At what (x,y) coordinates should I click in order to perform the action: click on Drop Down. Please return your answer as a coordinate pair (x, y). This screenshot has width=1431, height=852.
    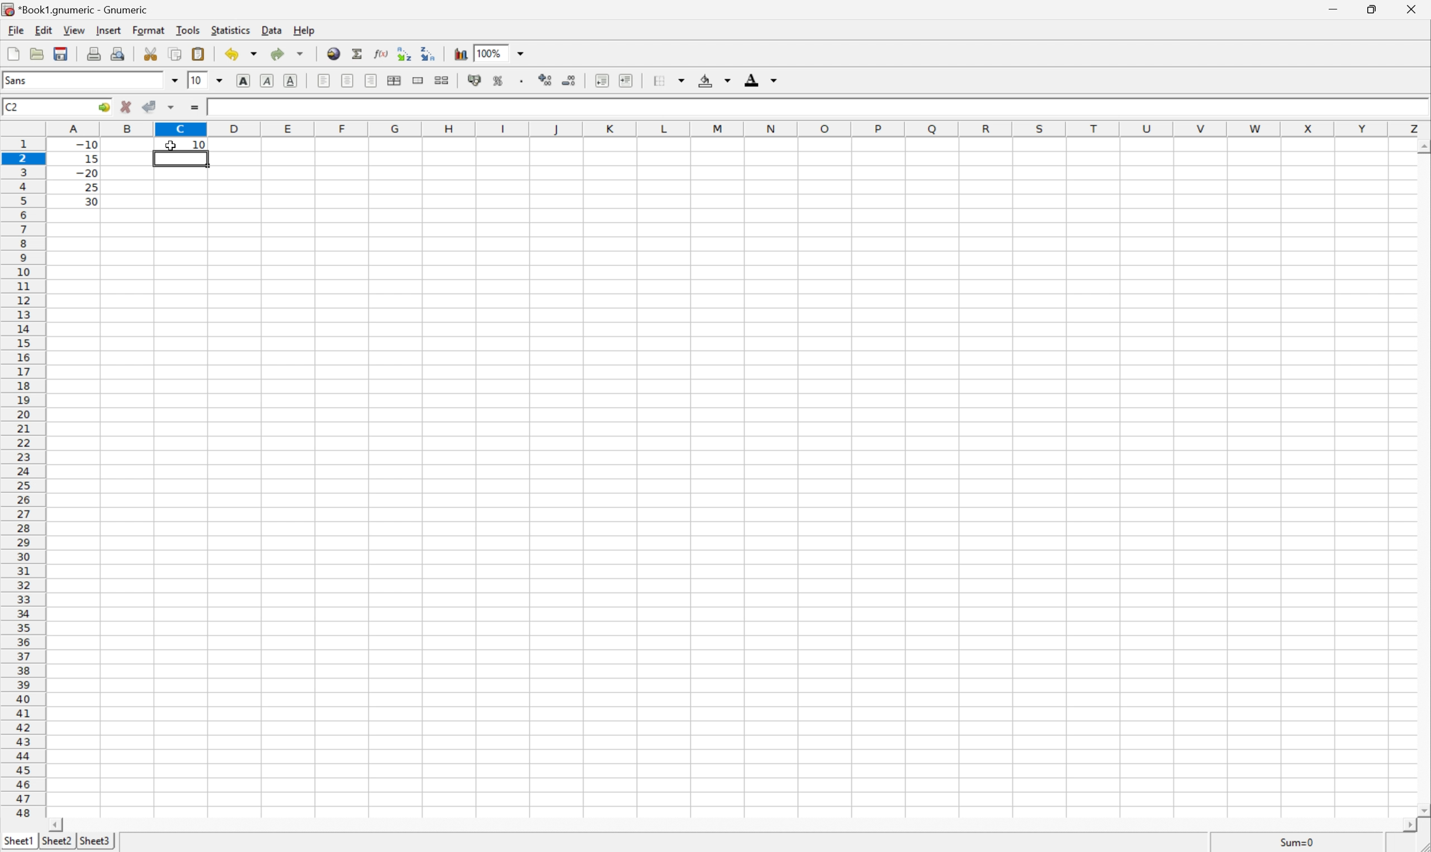
    Looking at the image, I should click on (524, 52).